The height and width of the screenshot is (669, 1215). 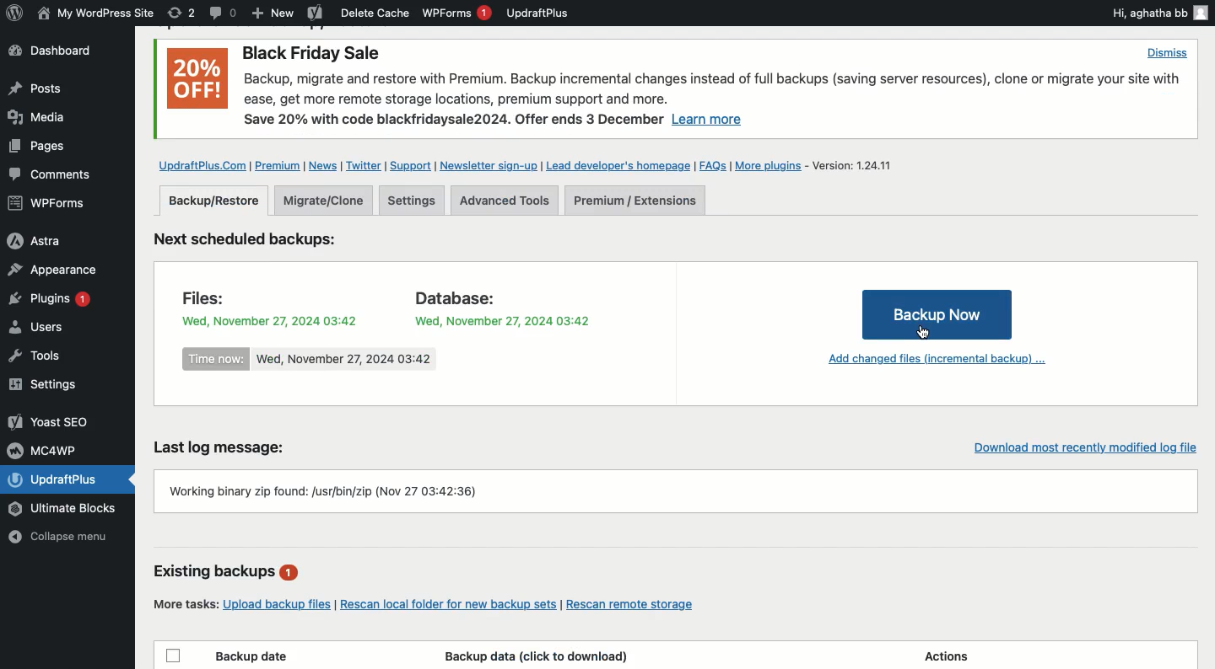 I want to click on Next scheduled backups:, so click(x=259, y=242).